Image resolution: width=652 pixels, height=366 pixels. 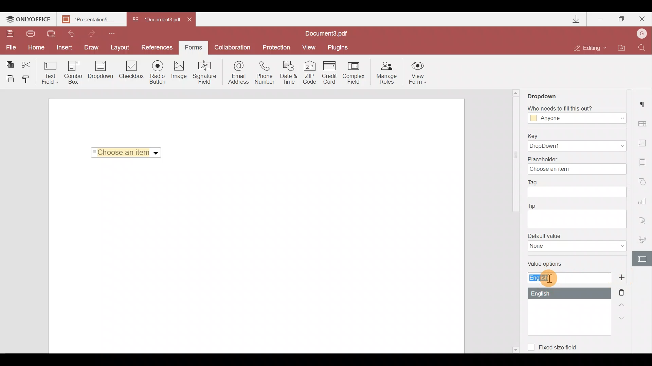 What do you see at coordinates (640, 34) in the screenshot?
I see `Account name` at bounding box center [640, 34].